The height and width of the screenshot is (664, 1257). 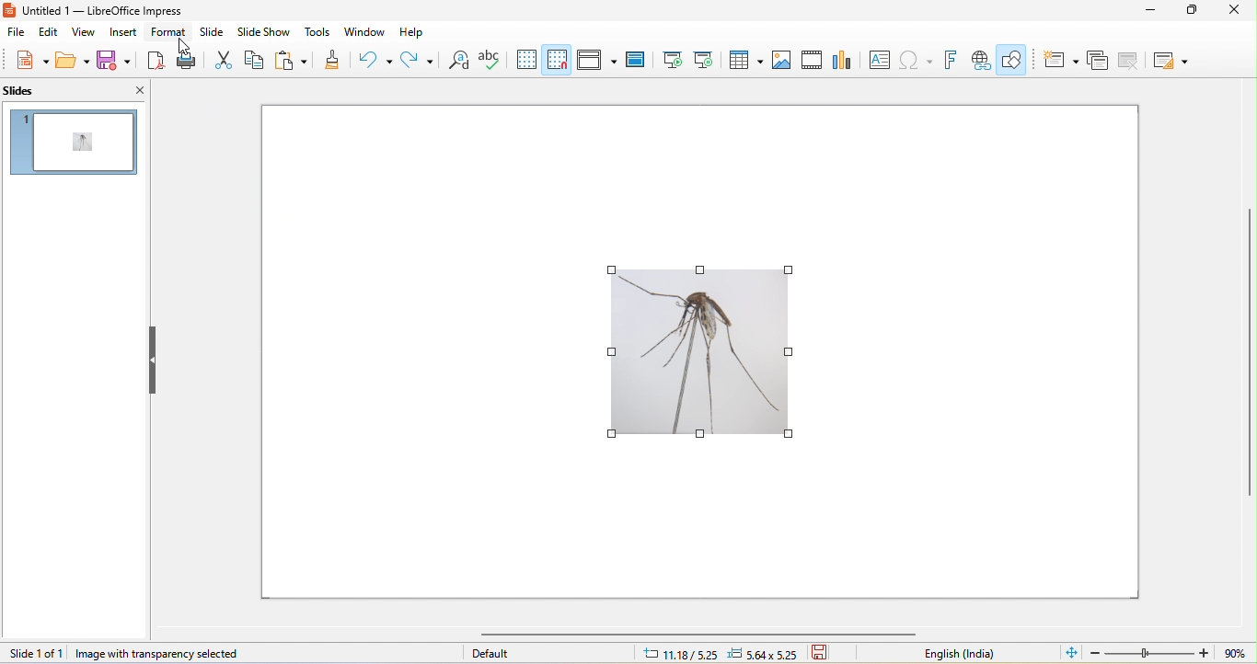 What do you see at coordinates (137, 91) in the screenshot?
I see `close` at bounding box center [137, 91].